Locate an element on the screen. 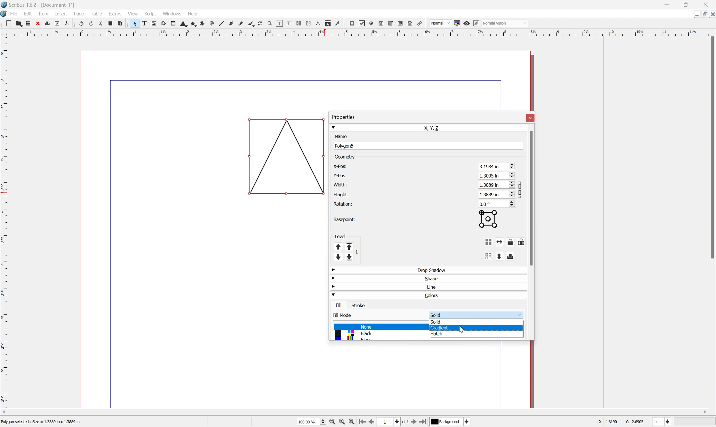 The height and width of the screenshot is (427, 716). Zoom out by stepping values in Tools preferences is located at coordinates (333, 422).